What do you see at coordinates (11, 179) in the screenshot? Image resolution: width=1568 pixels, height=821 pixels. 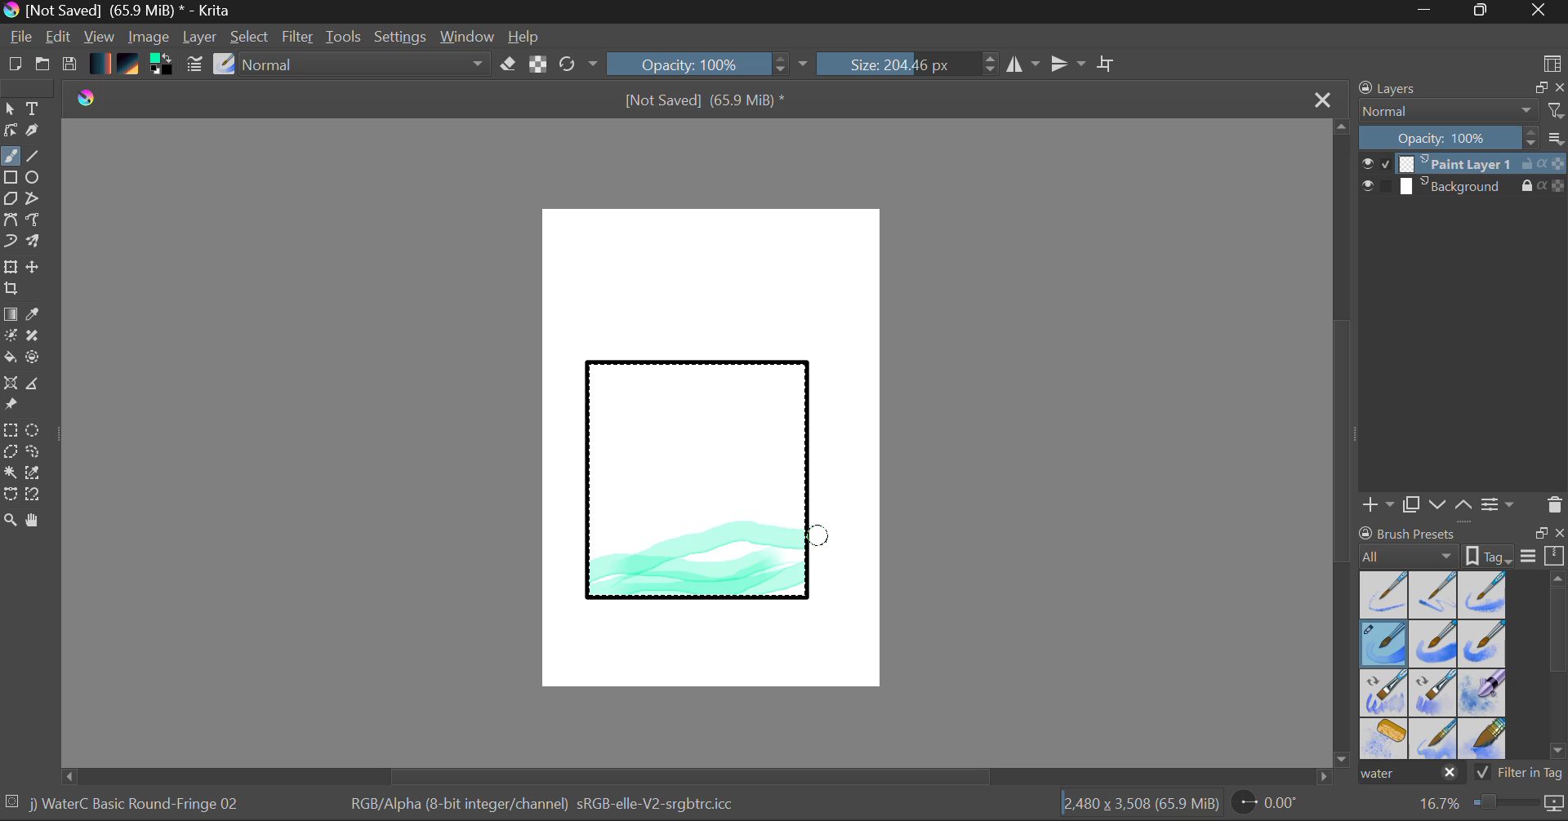 I see `Rectangle` at bounding box center [11, 179].